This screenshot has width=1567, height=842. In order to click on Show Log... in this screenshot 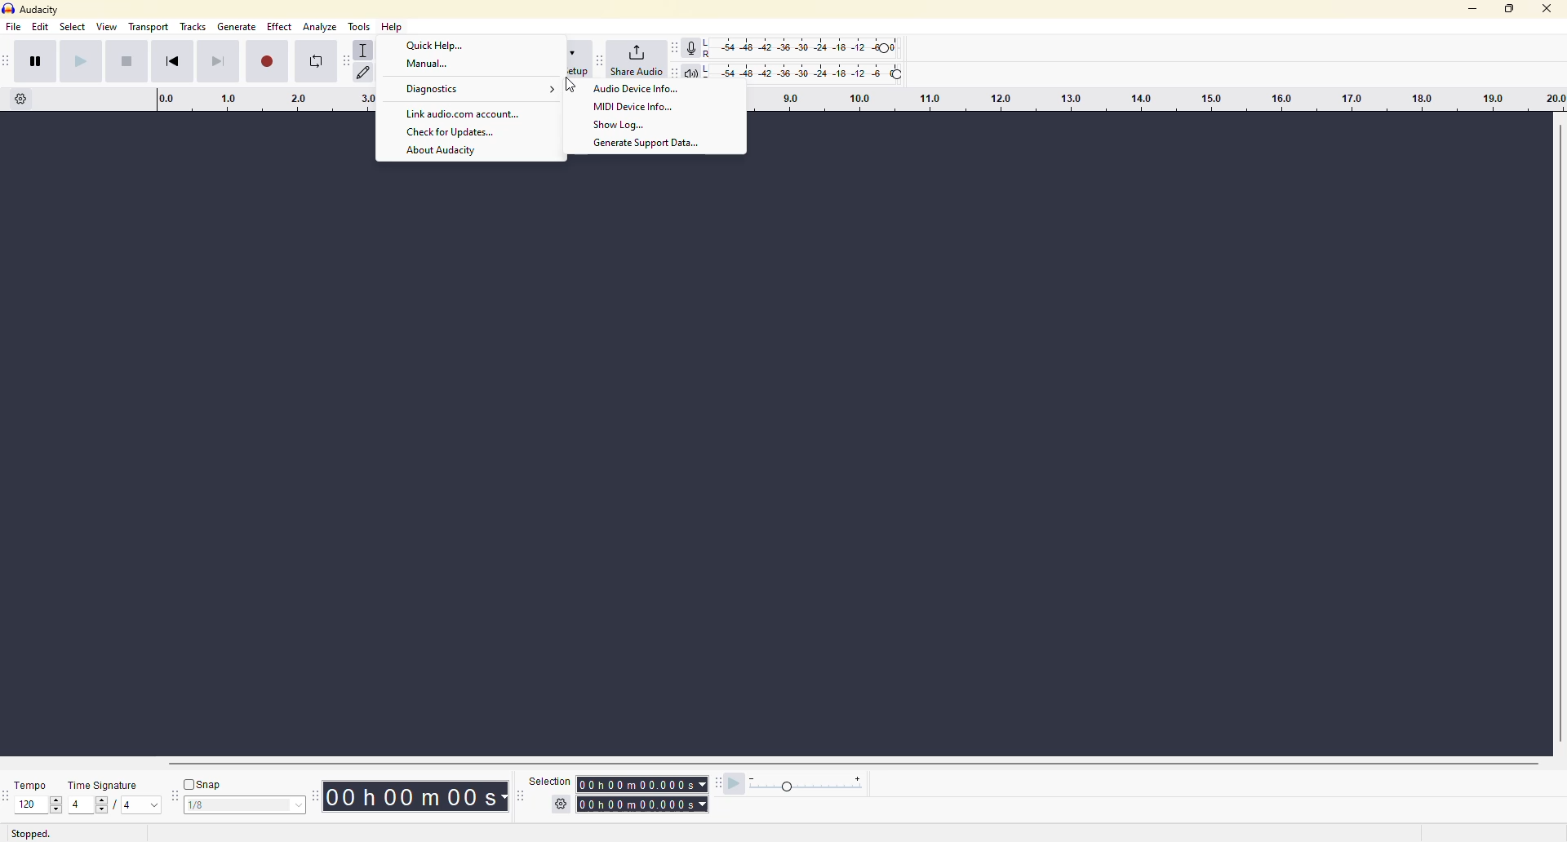, I will do `click(625, 125)`.